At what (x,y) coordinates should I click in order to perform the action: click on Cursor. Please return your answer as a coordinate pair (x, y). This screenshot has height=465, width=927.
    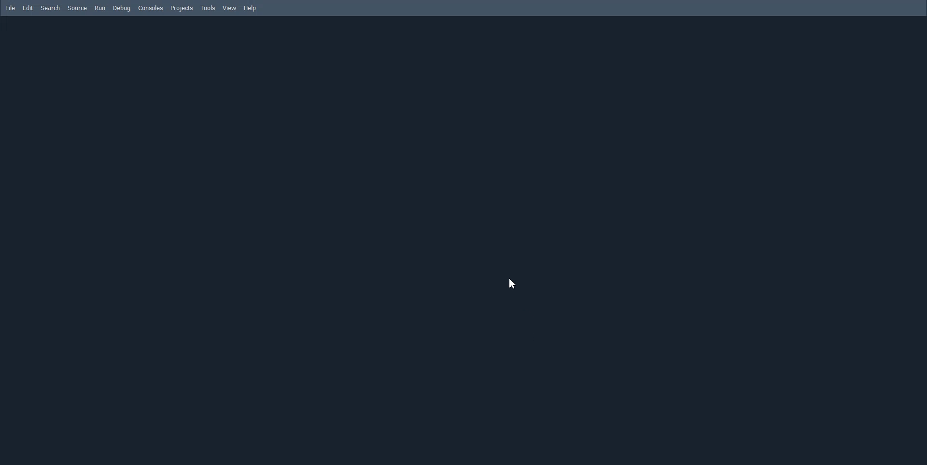
    Looking at the image, I should click on (512, 283).